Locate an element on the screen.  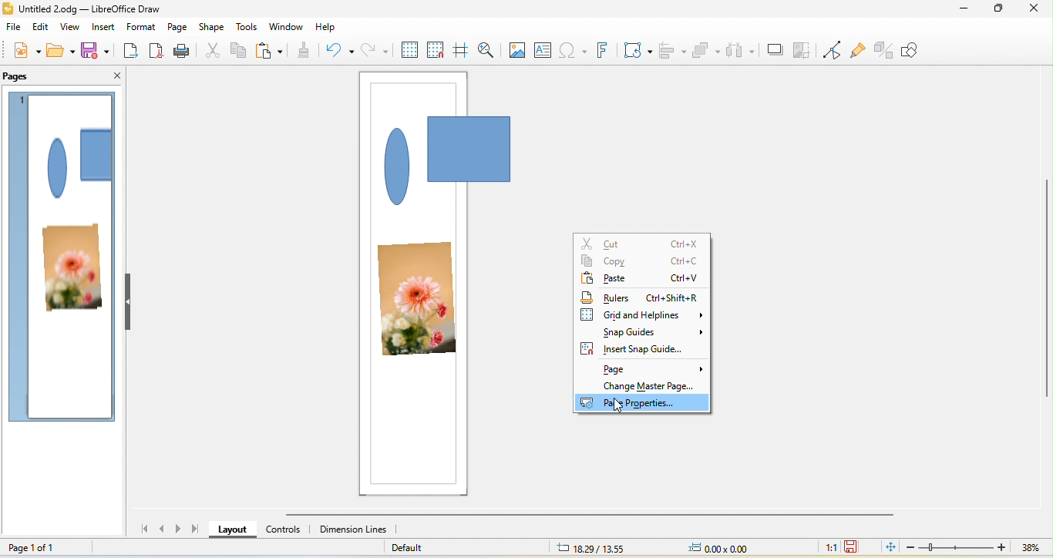
print is located at coordinates (185, 51).